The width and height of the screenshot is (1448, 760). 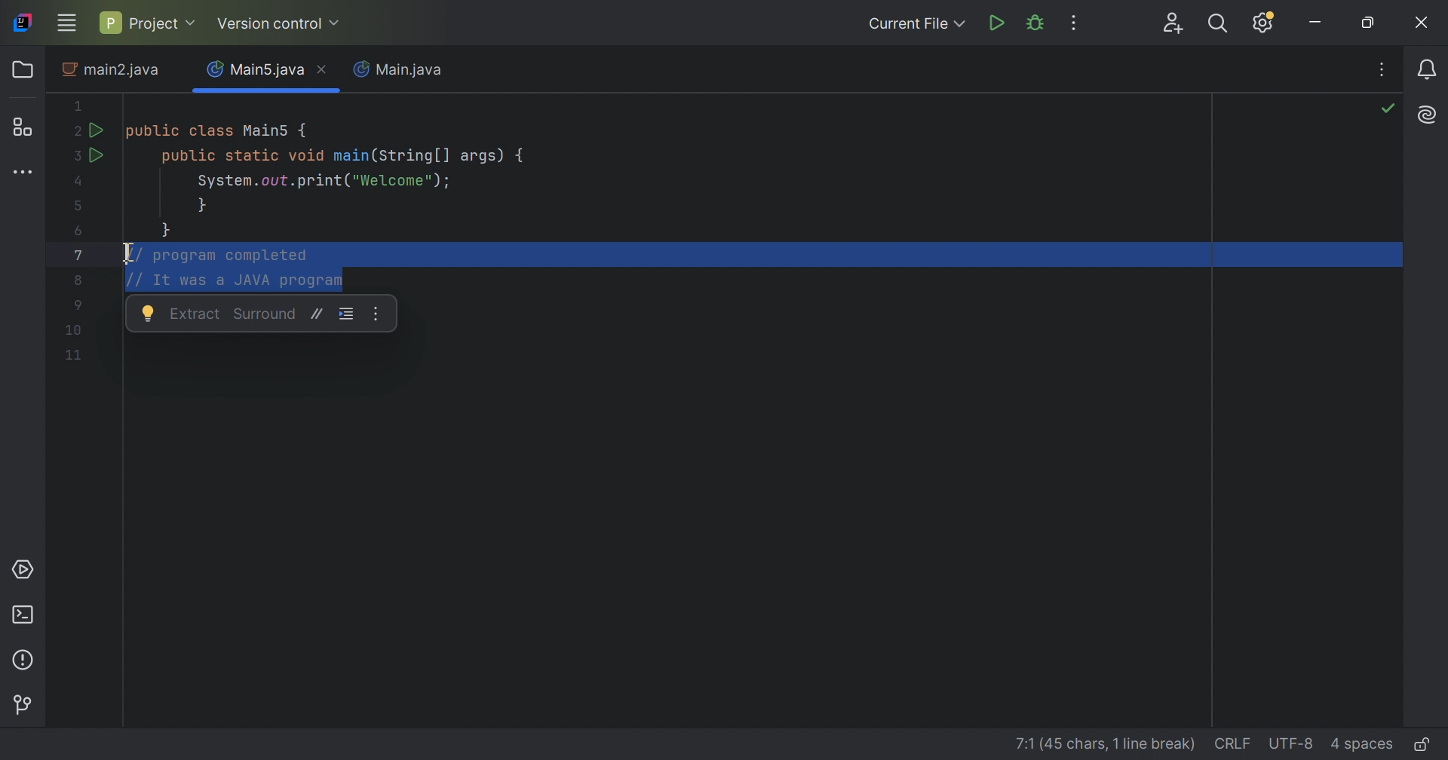 I want to click on line details, so click(x=1093, y=741).